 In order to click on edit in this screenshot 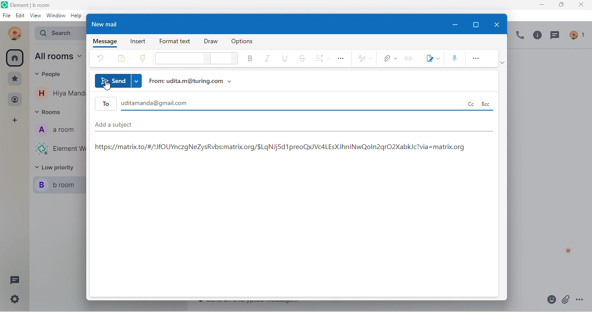, I will do `click(20, 16)`.